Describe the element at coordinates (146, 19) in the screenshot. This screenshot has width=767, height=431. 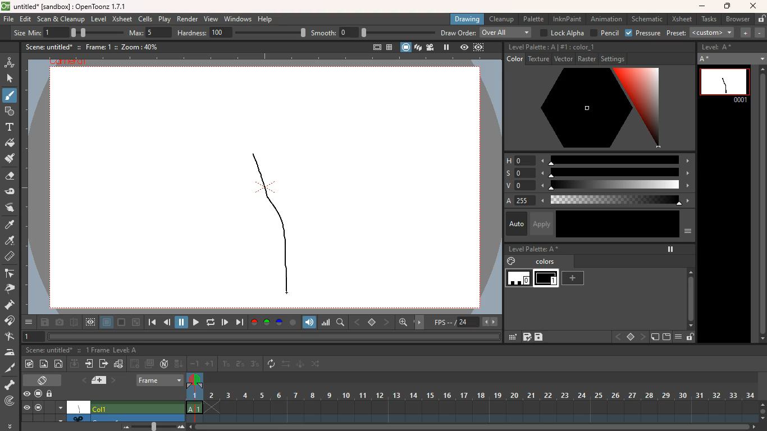
I see `cells` at that location.